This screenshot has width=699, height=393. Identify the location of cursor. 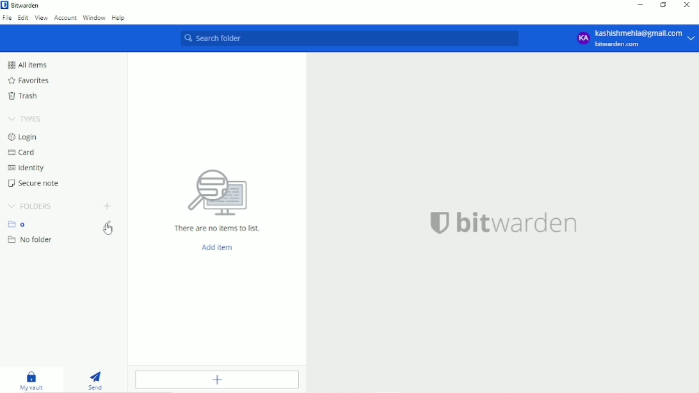
(108, 230).